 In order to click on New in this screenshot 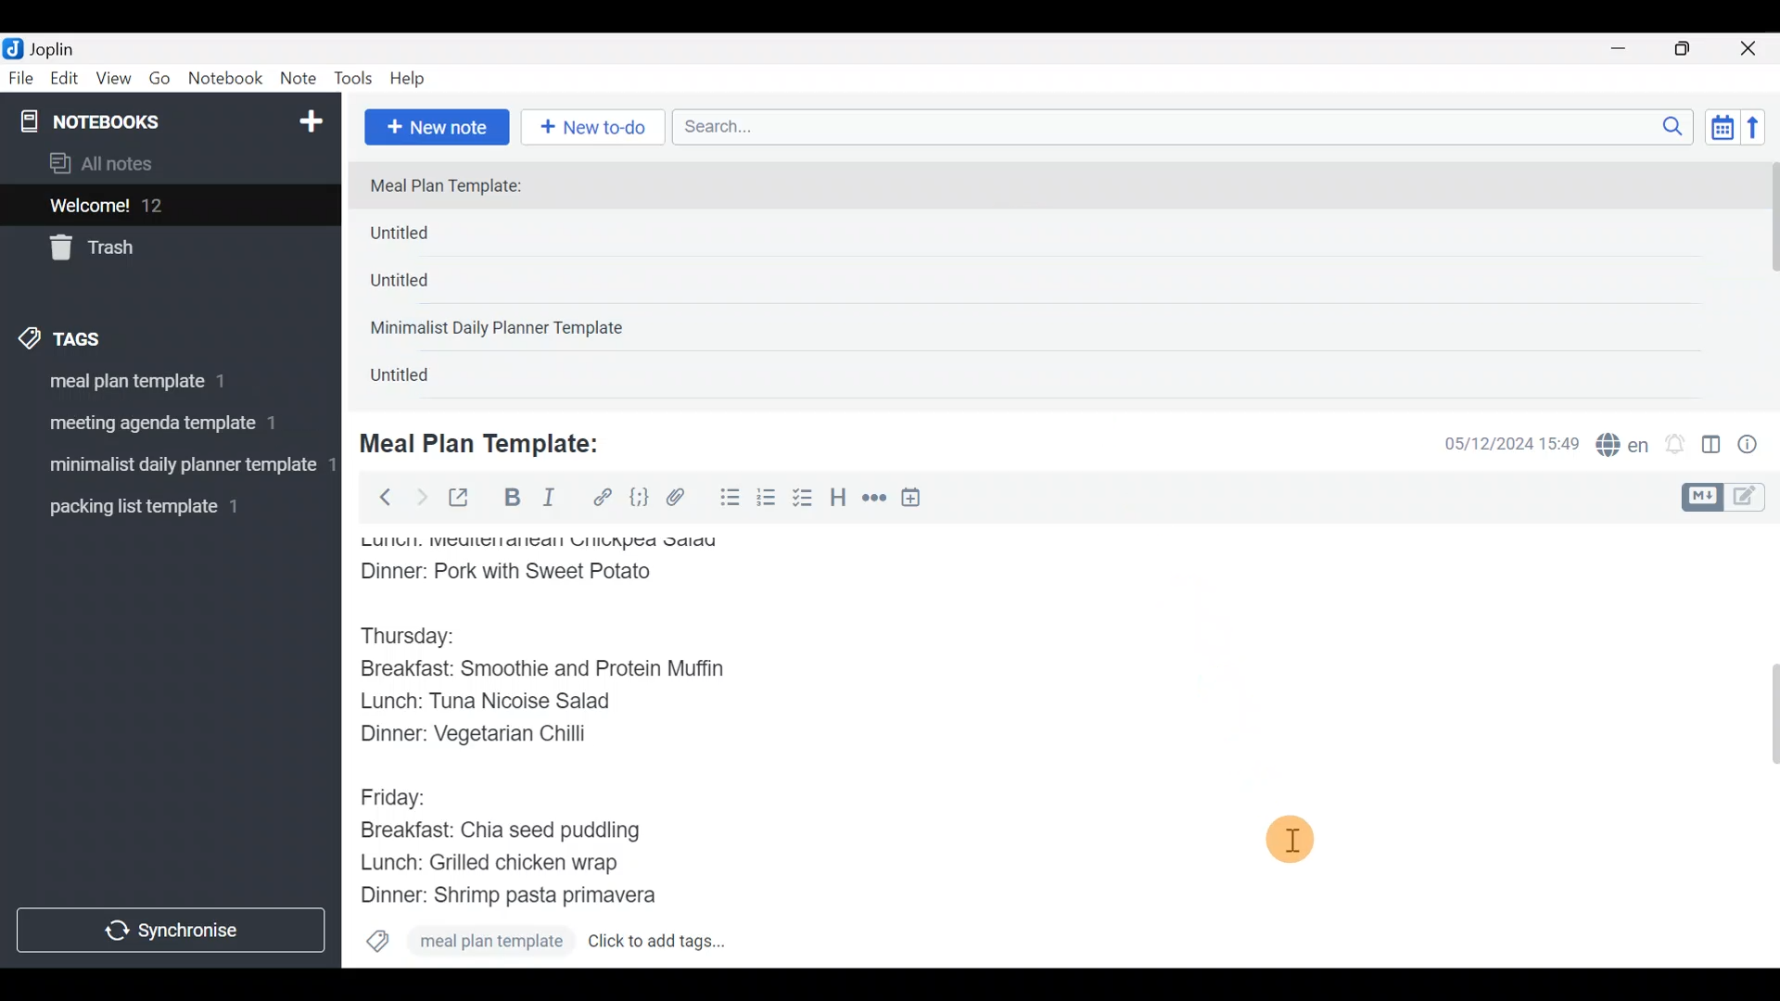, I will do `click(310, 118)`.